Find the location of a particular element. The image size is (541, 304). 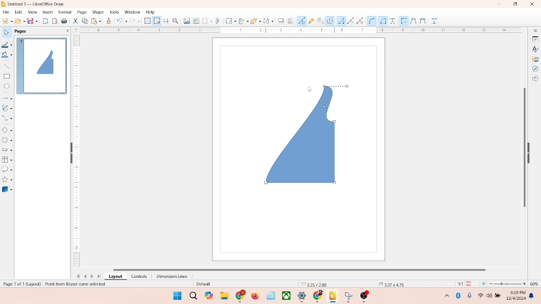

shape is located at coordinates (305, 136).